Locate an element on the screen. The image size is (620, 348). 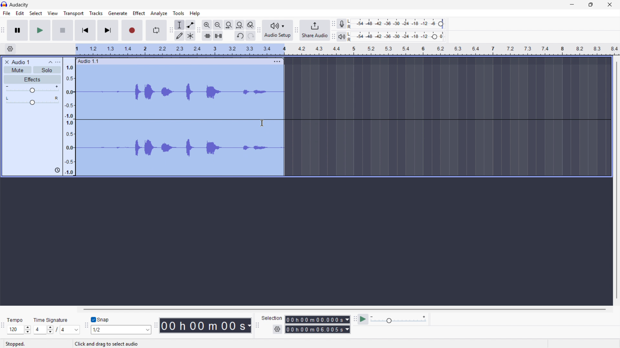
click and drag to select audio is located at coordinates (106, 344).